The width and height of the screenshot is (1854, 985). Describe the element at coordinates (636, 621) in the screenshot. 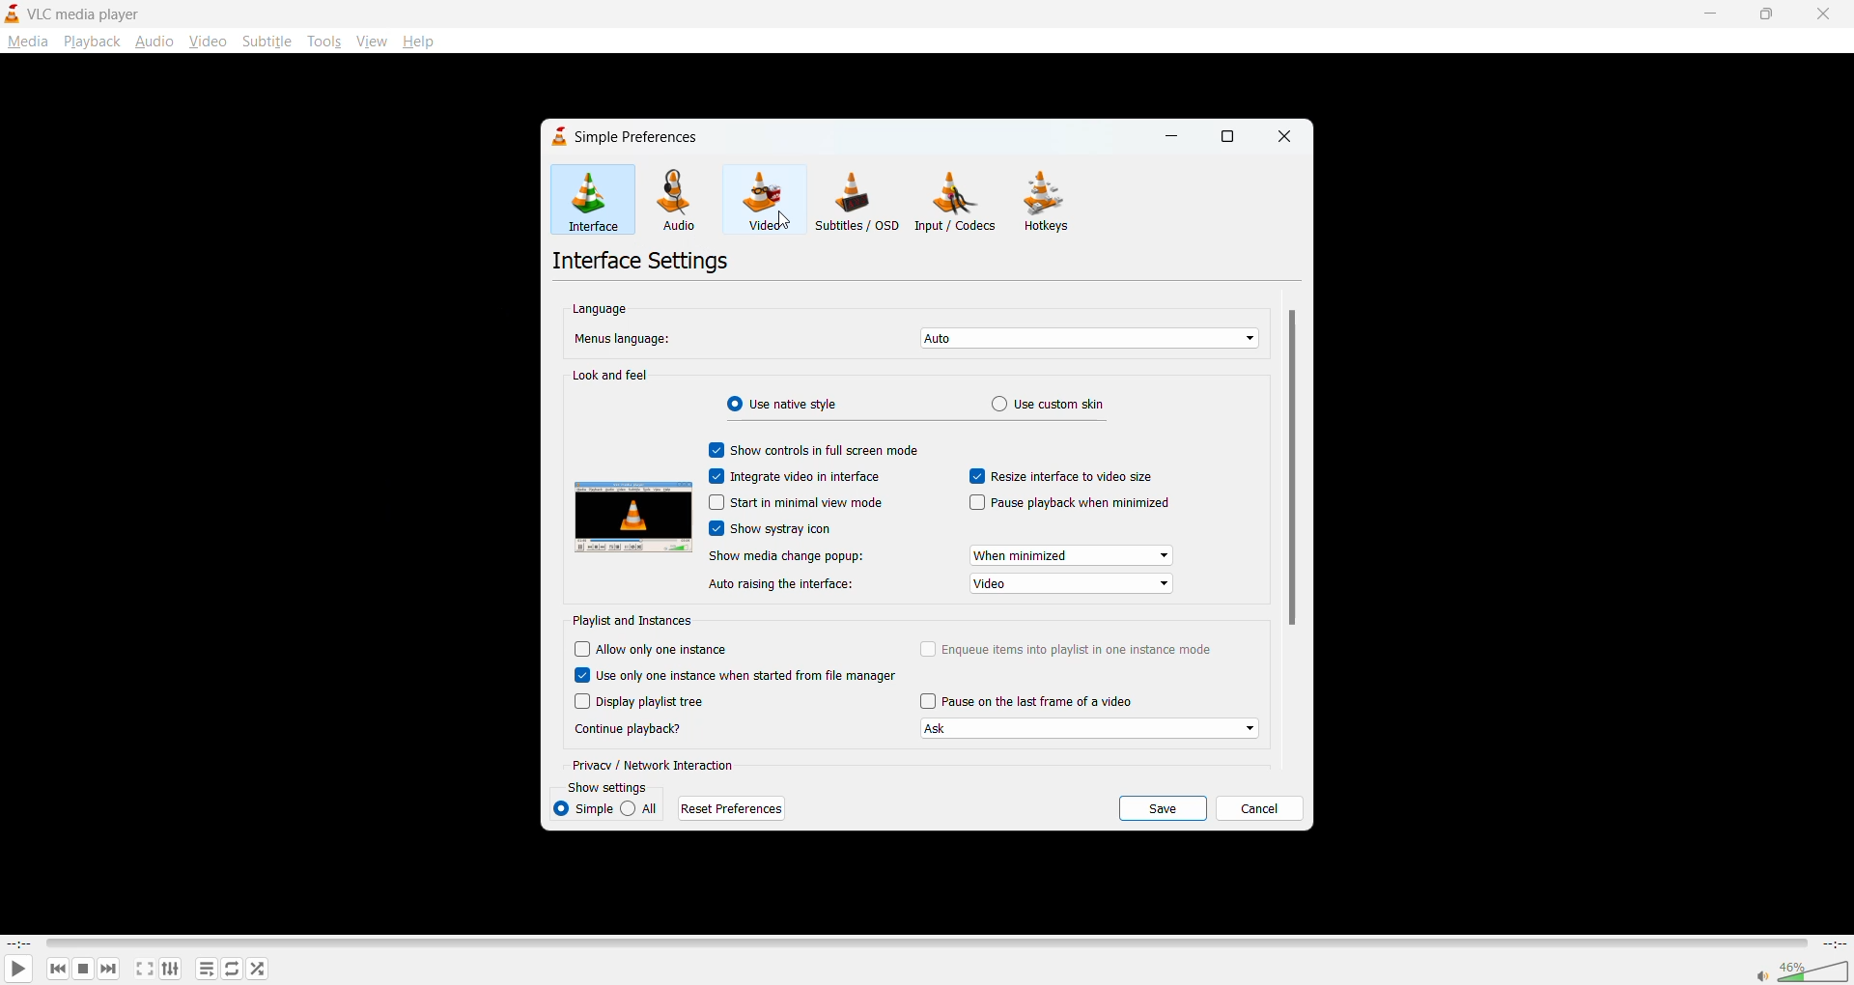

I see `playlist and instances` at that location.